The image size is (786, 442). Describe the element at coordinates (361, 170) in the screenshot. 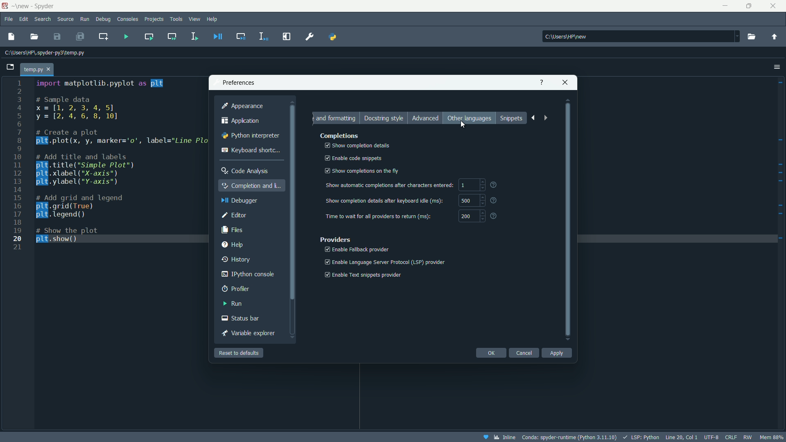

I see `show completions on the fly` at that location.